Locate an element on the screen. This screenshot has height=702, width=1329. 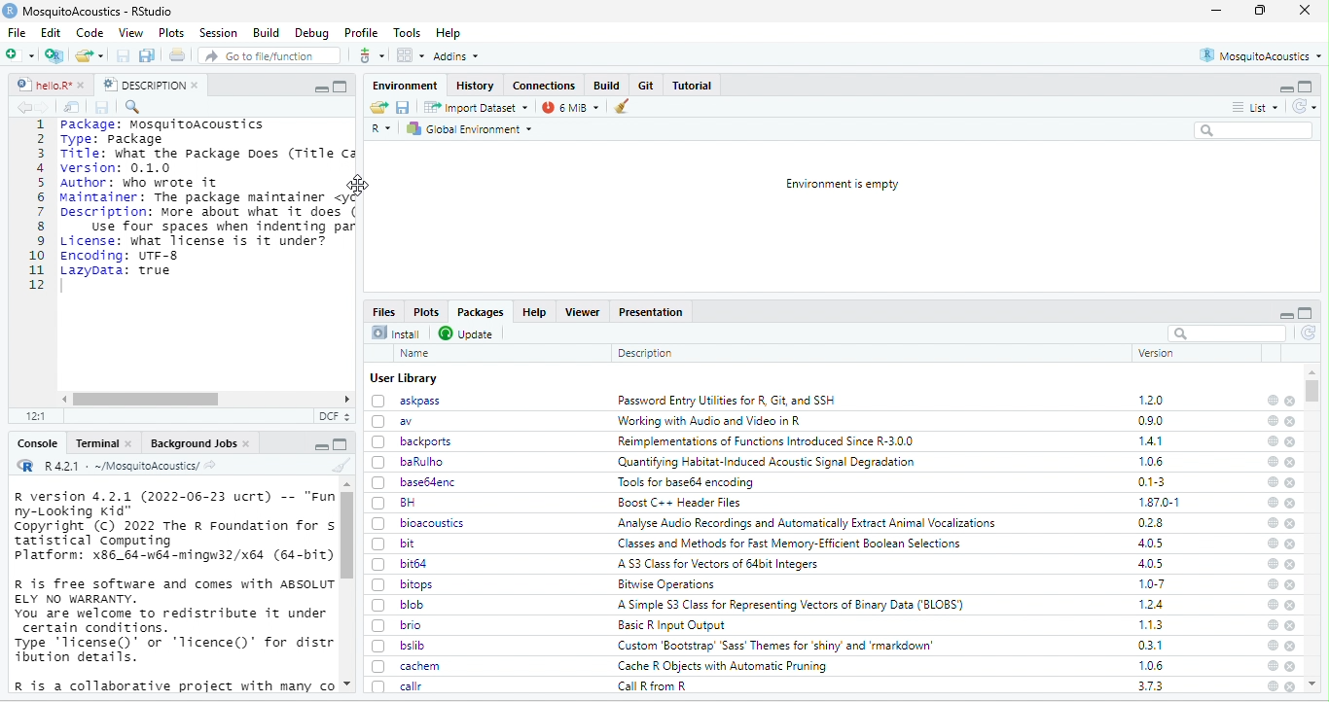
1.0.6 is located at coordinates (1151, 665).